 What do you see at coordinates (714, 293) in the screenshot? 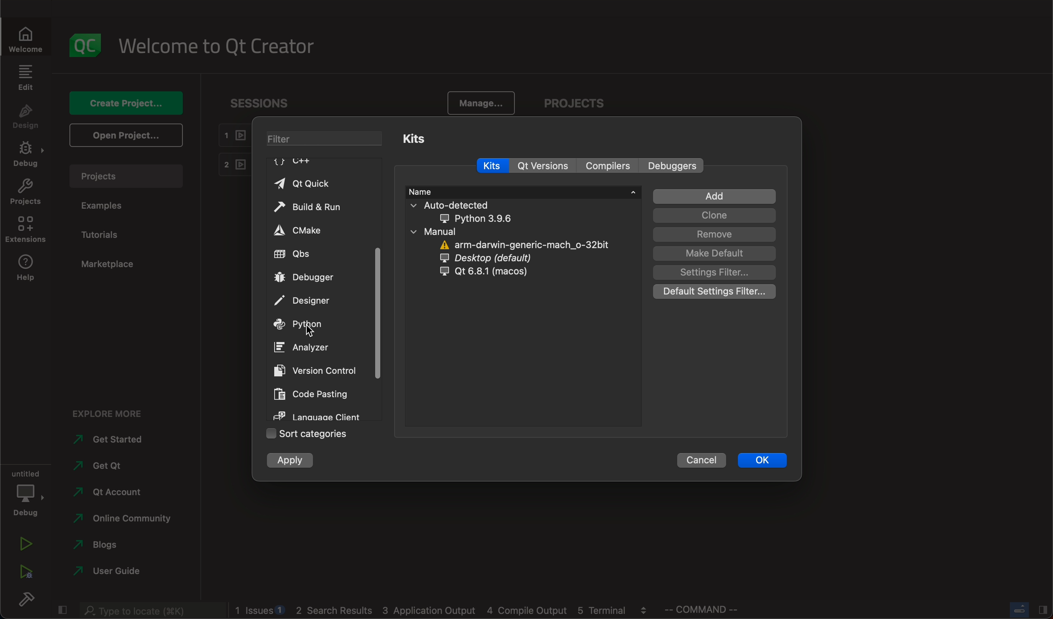
I see `default setting filter` at bounding box center [714, 293].